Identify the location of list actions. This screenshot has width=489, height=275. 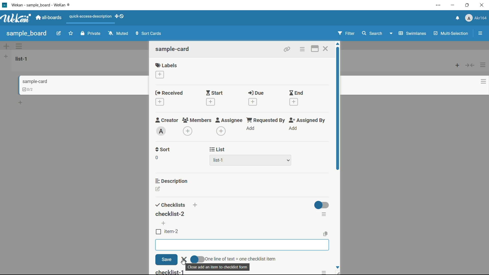
(483, 65).